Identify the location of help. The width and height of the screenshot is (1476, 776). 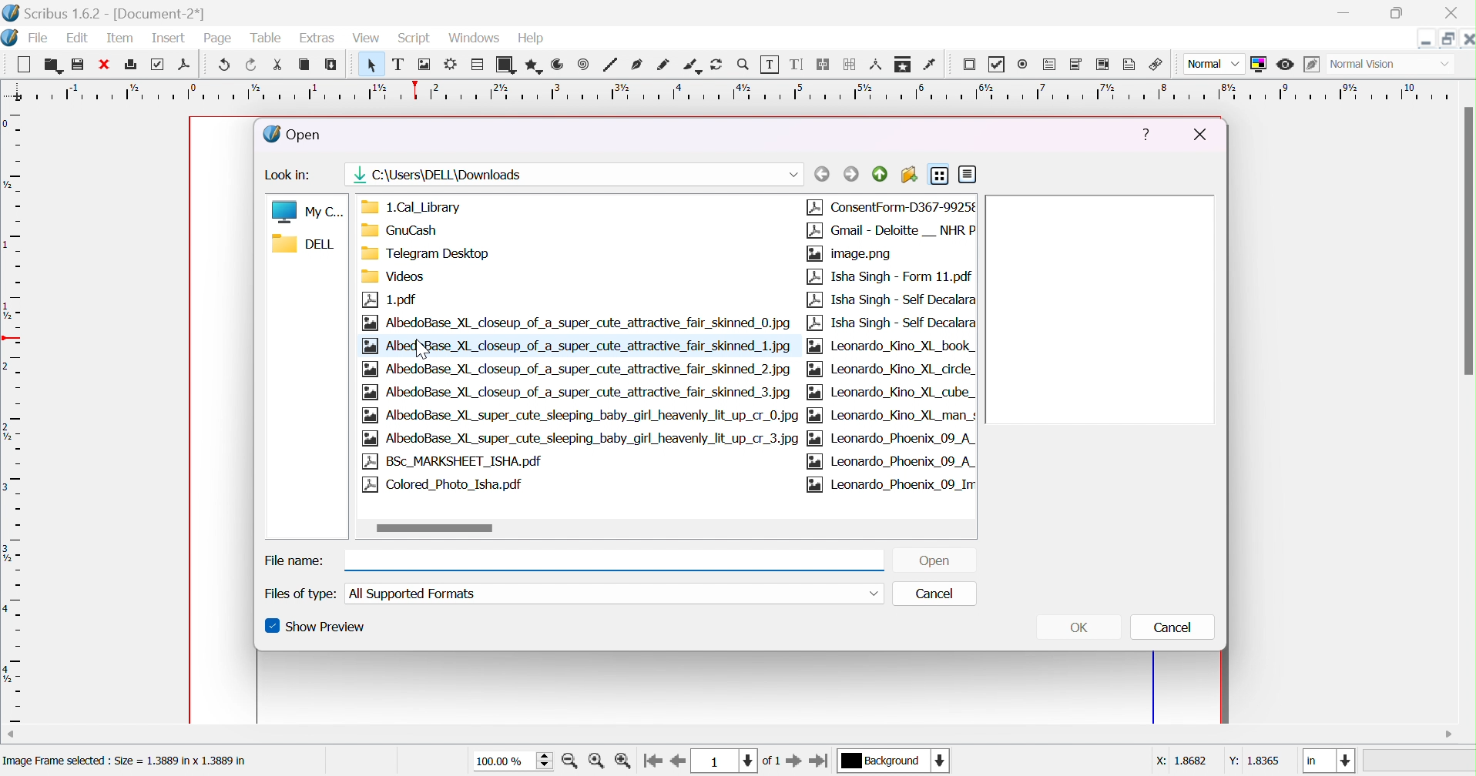
(1144, 134).